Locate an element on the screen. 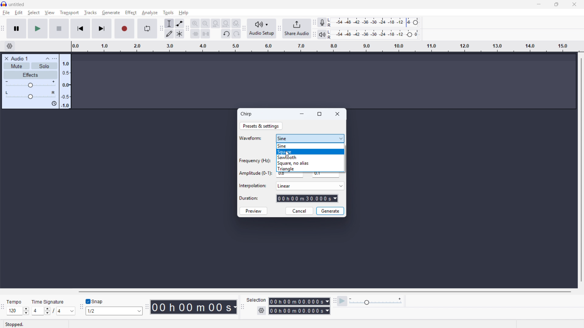 The width and height of the screenshot is (584, 328). select  is located at coordinates (33, 12).